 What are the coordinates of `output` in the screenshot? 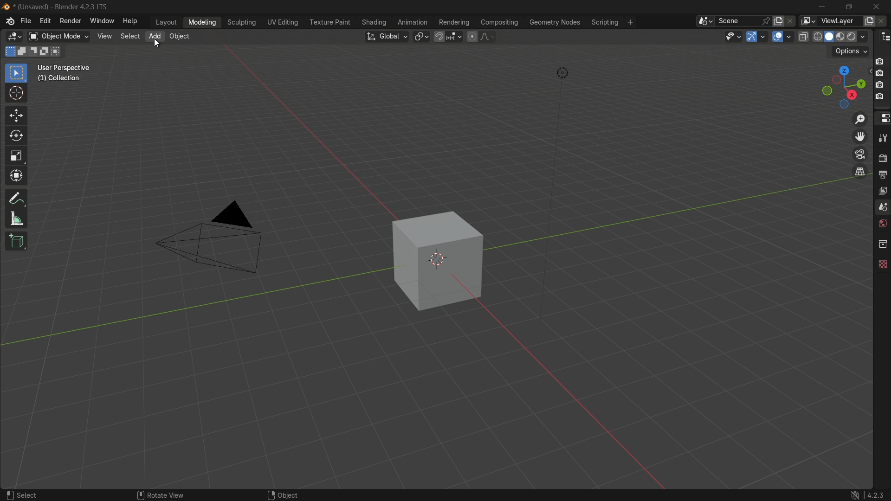 It's located at (882, 173).